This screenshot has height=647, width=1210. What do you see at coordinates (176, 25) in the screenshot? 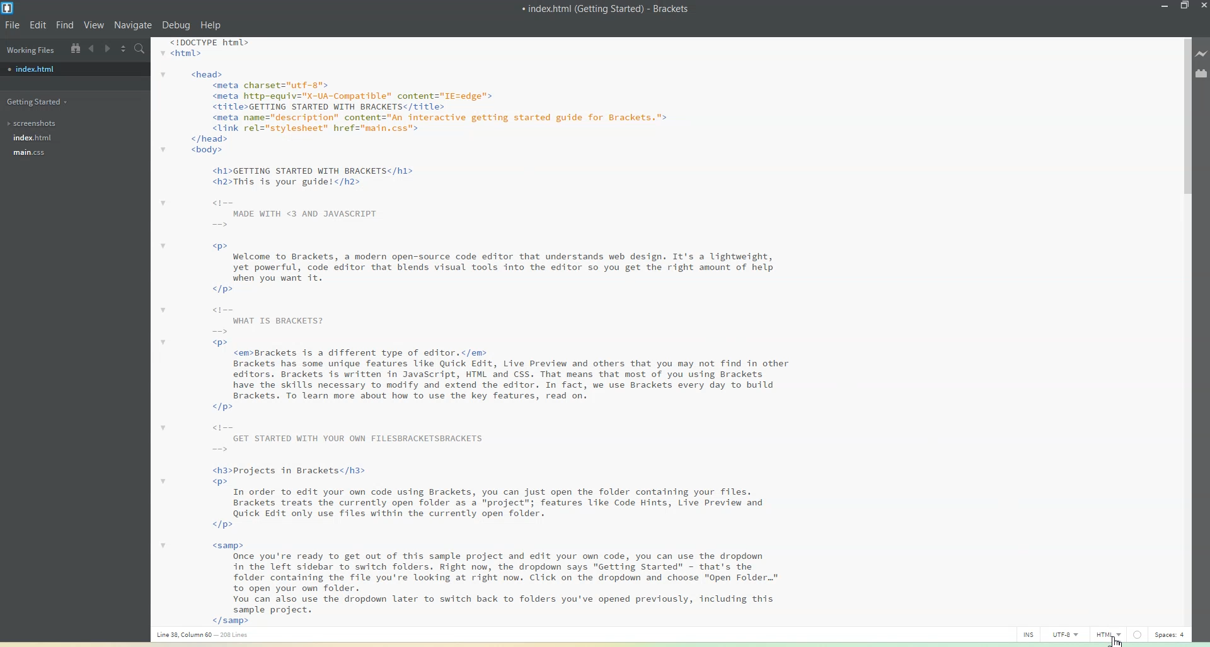
I see `Debug` at bounding box center [176, 25].